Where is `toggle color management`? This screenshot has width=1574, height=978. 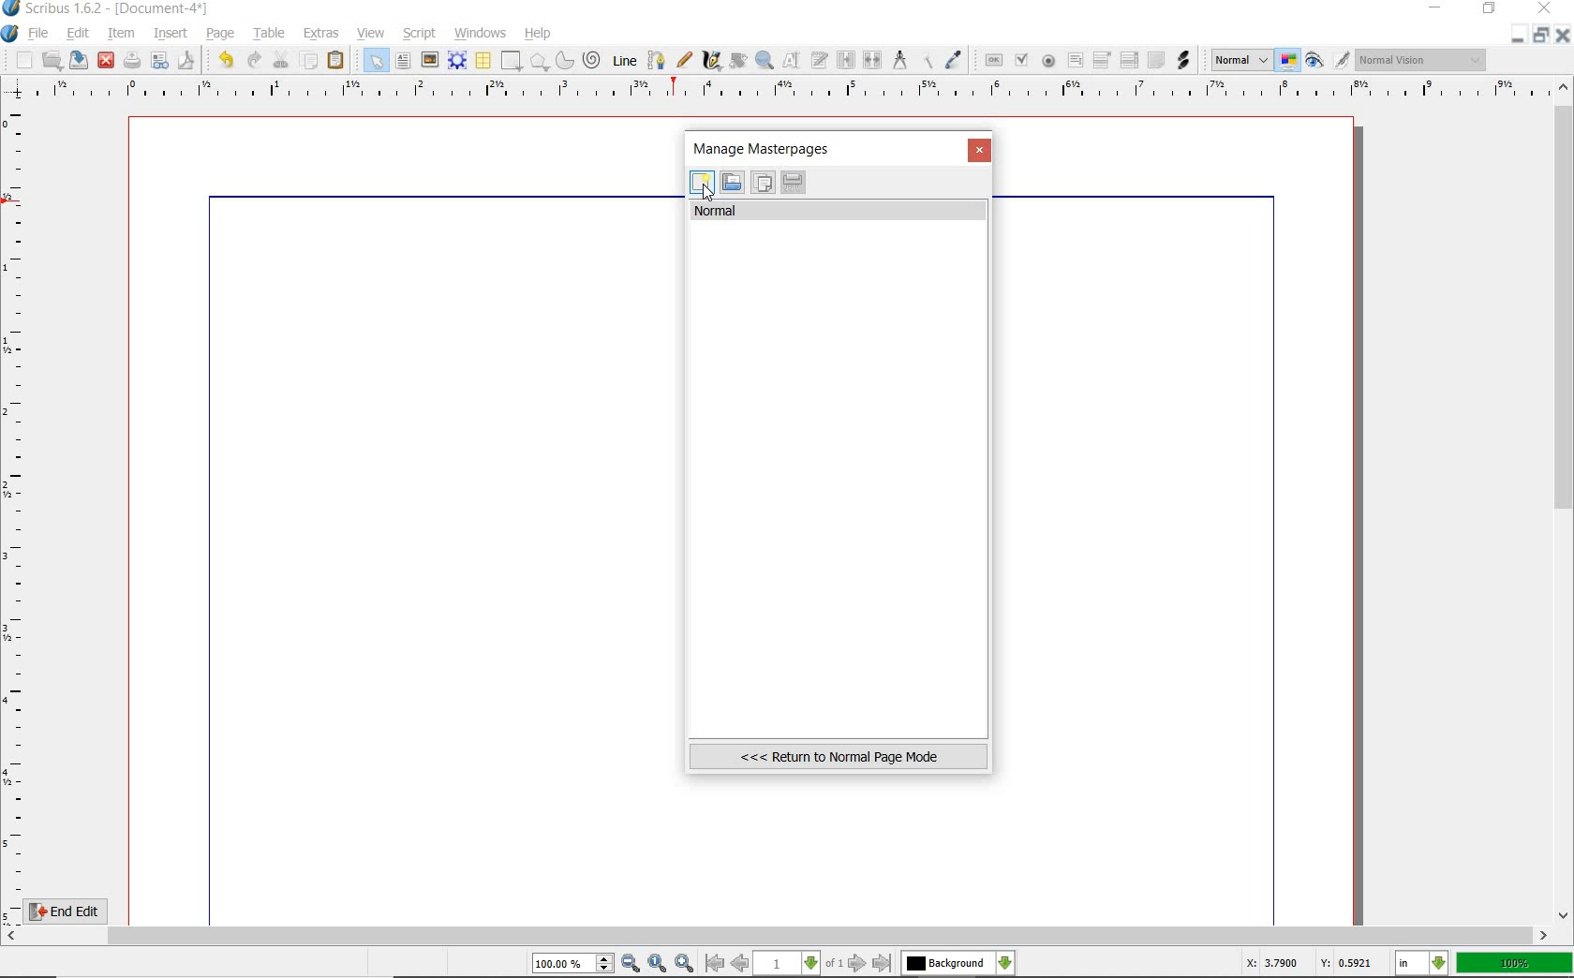
toggle color management is located at coordinates (1289, 62).